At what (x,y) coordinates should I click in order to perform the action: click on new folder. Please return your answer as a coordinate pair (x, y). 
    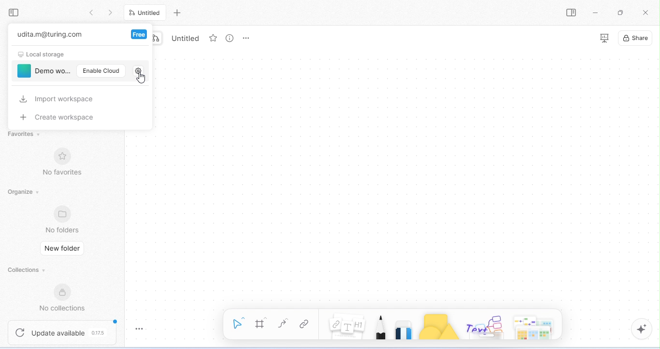
    Looking at the image, I should click on (63, 249).